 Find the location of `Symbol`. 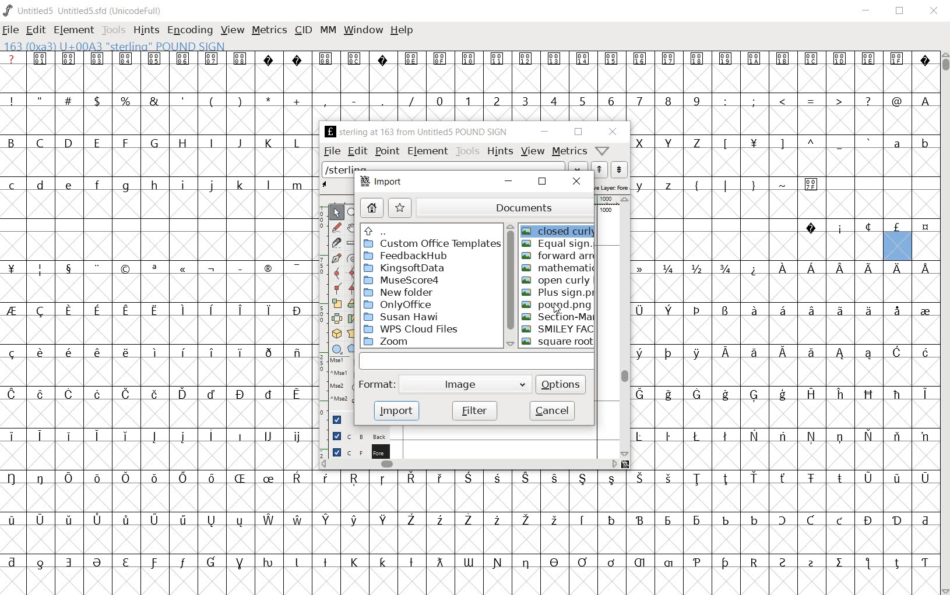

Symbol is located at coordinates (611, 479).